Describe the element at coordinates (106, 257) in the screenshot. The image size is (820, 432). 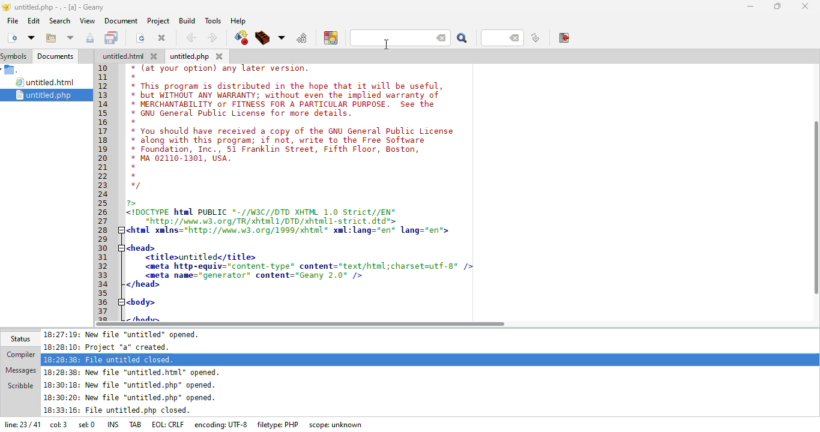
I see `31` at that location.